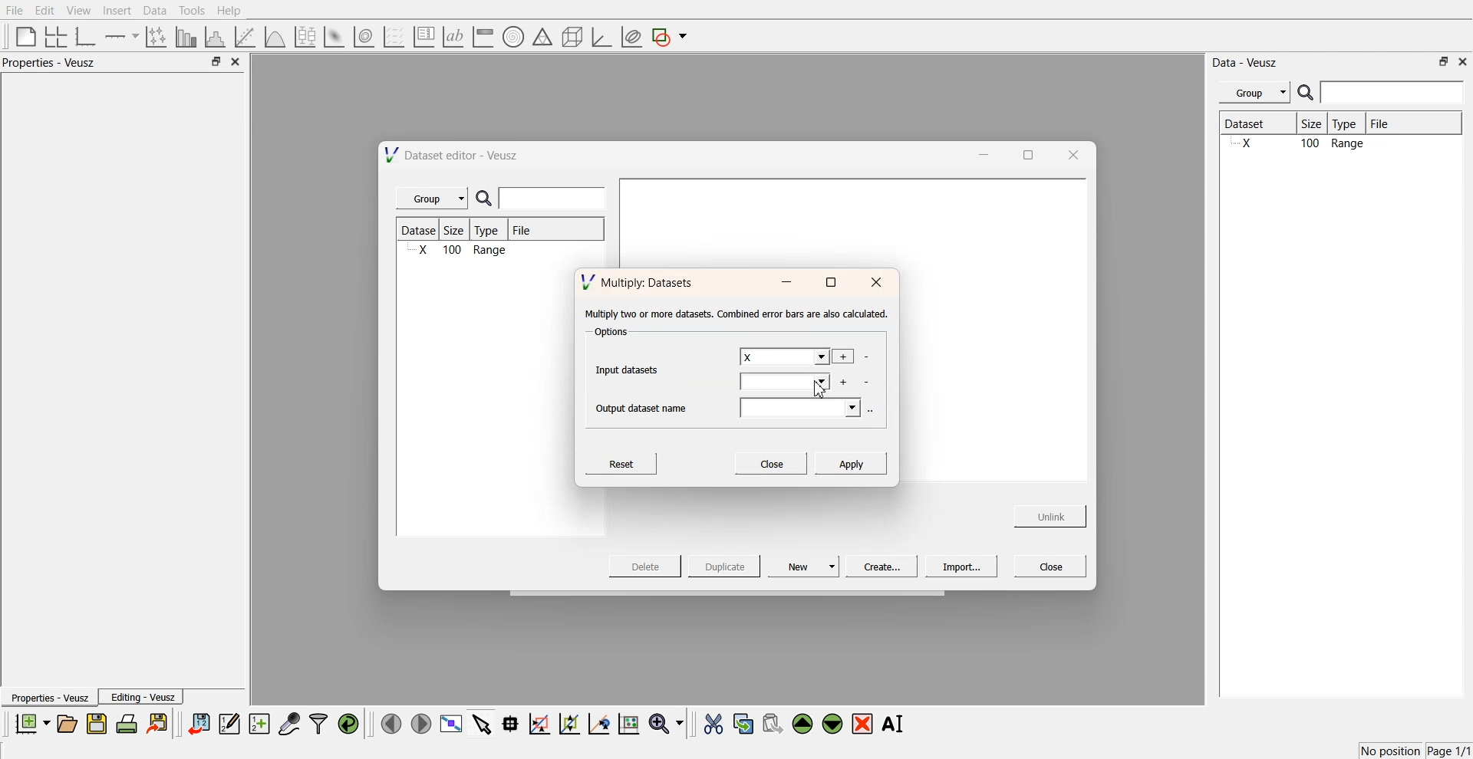 The image size is (1473, 759). I want to click on File, so click(1393, 123).